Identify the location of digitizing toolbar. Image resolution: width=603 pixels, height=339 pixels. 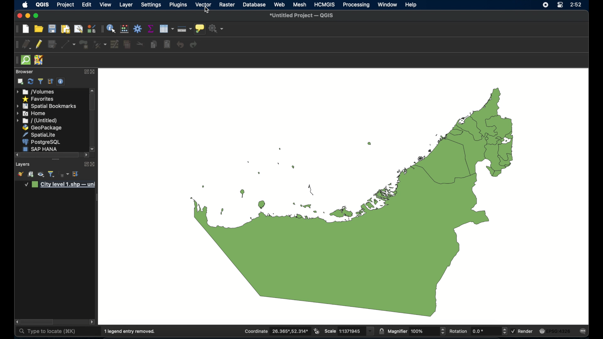
(17, 45).